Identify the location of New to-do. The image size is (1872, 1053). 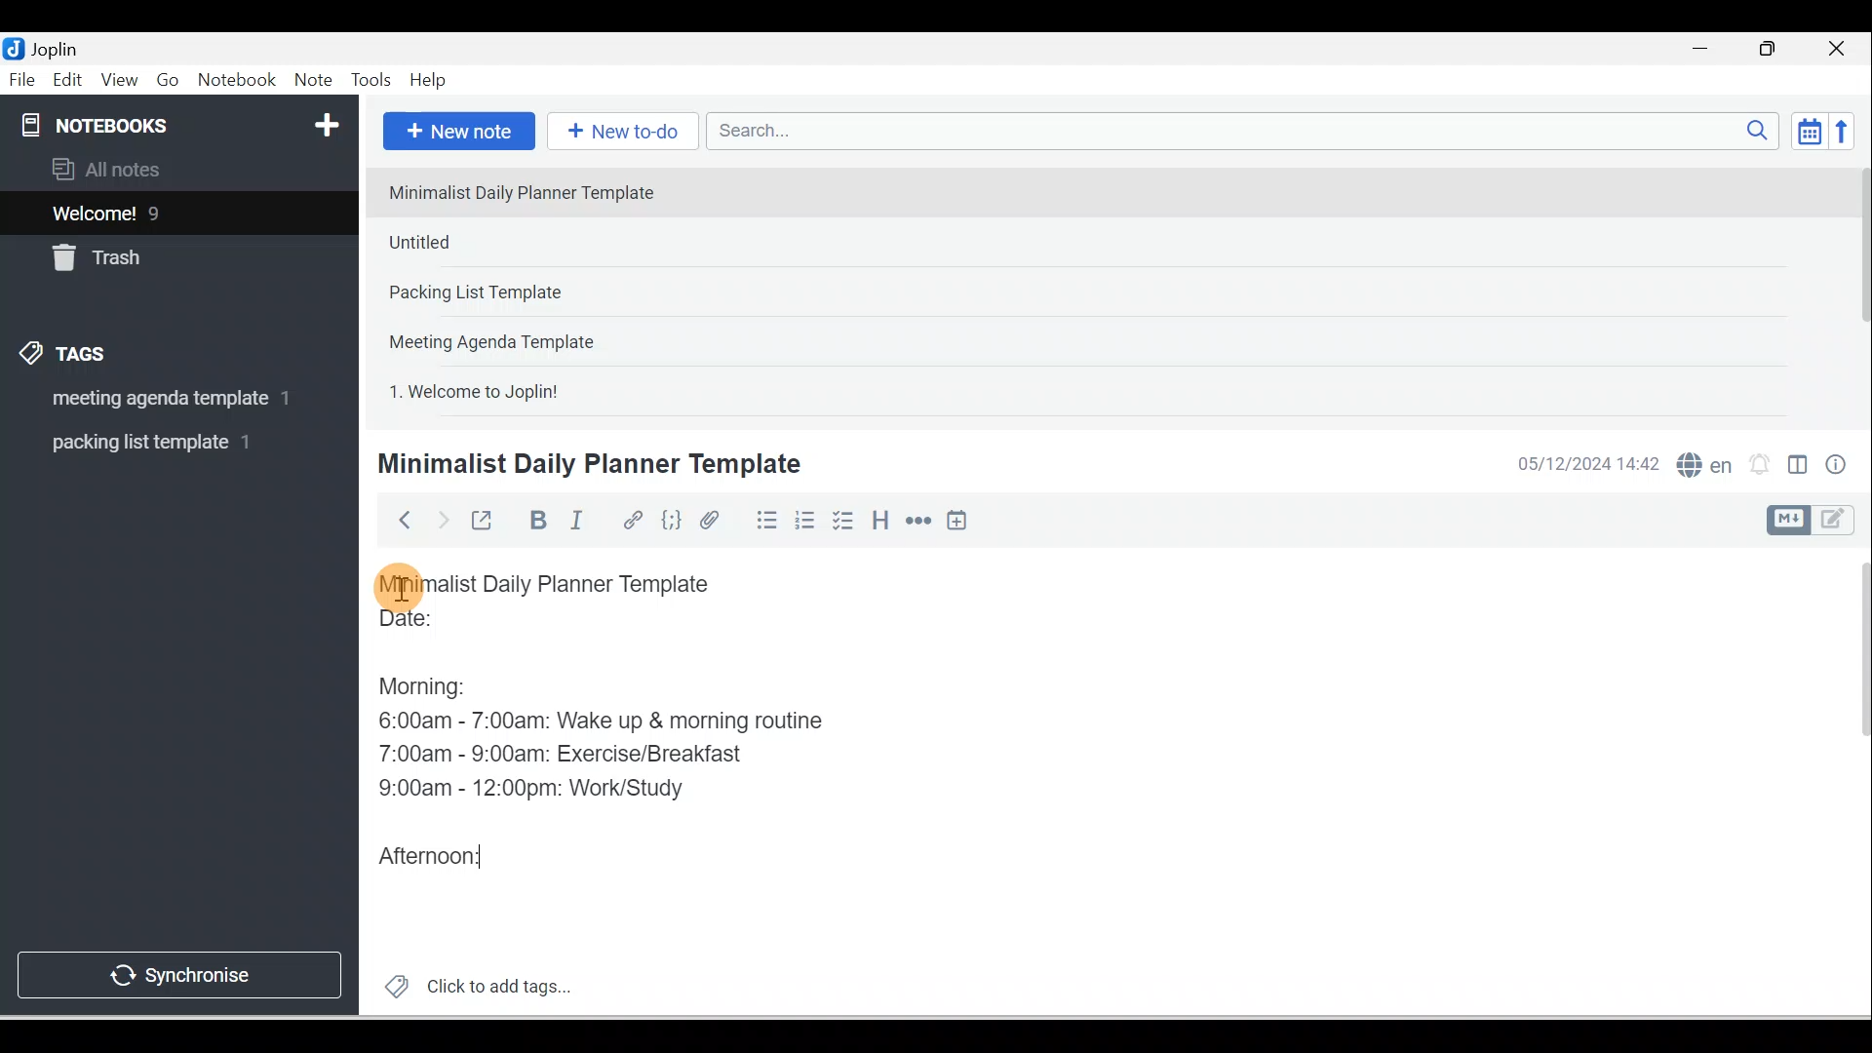
(618, 133).